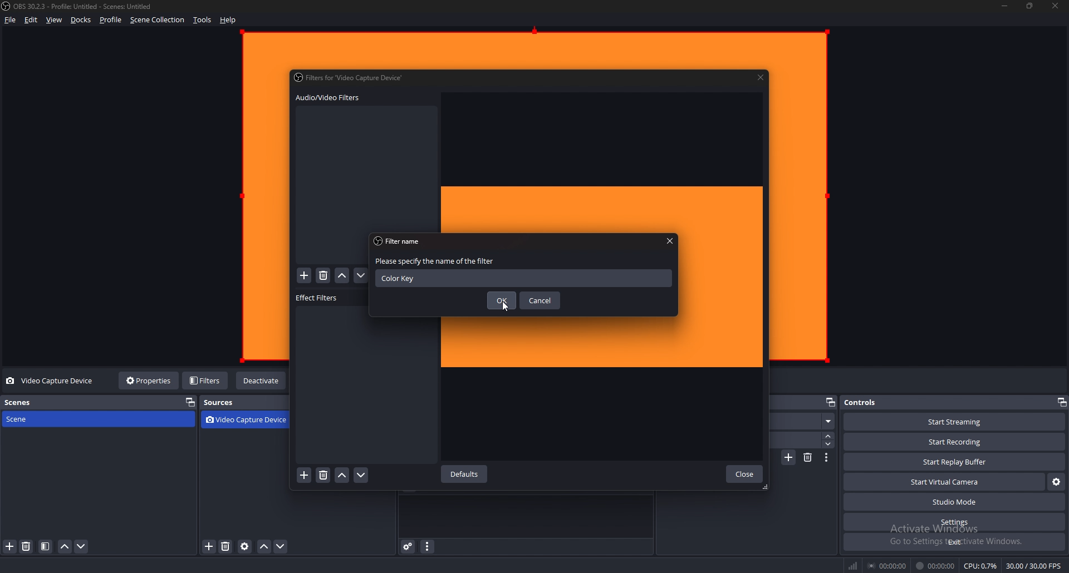 The image size is (1069, 573). What do you see at coordinates (438, 260) in the screenshot?
I see `specify name of filter` at bounding box center [438, 260].